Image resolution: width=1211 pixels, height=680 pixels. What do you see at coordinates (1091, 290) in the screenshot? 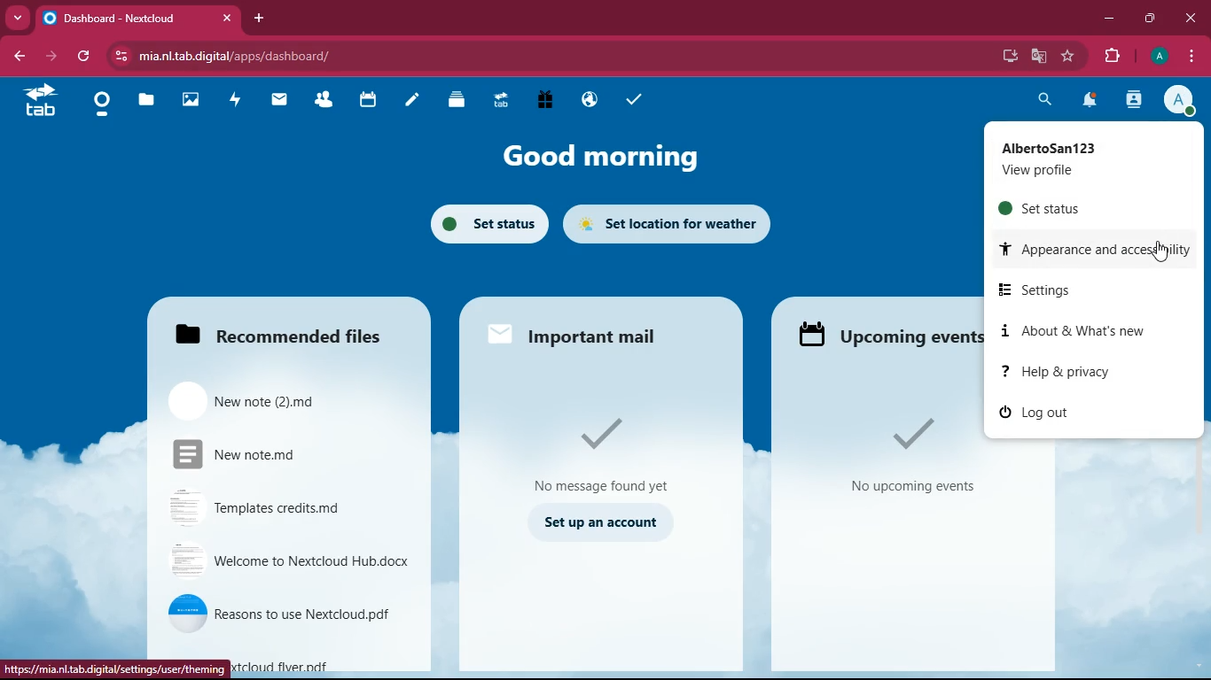
I see `settings` at bounding box center [1091, 290].